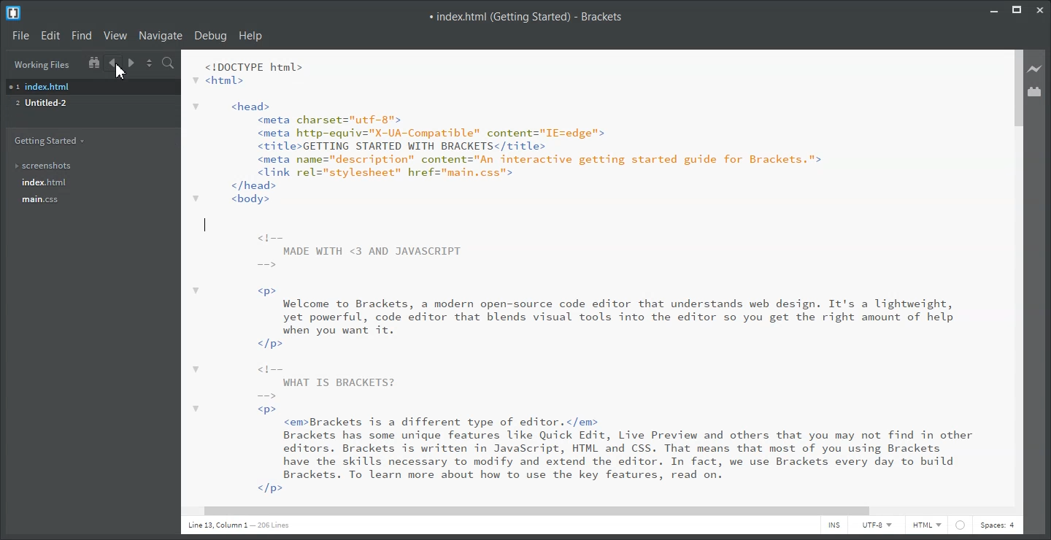  Describe the element at coordinates (116, 35) in the screenshot. I see `View` at that location.